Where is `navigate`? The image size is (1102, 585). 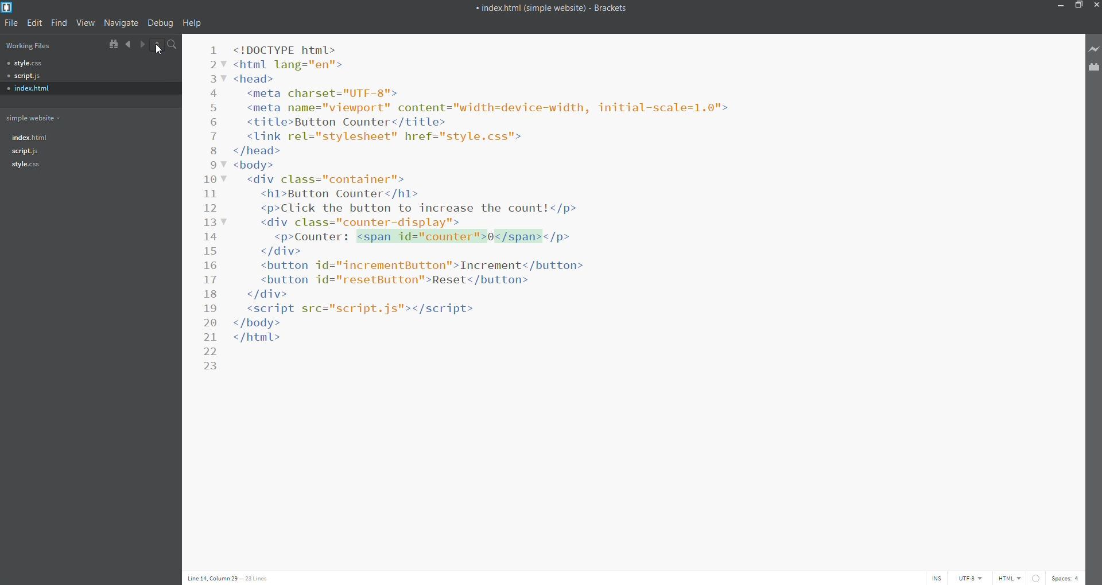 navigate is located at coordinates (123, 23).